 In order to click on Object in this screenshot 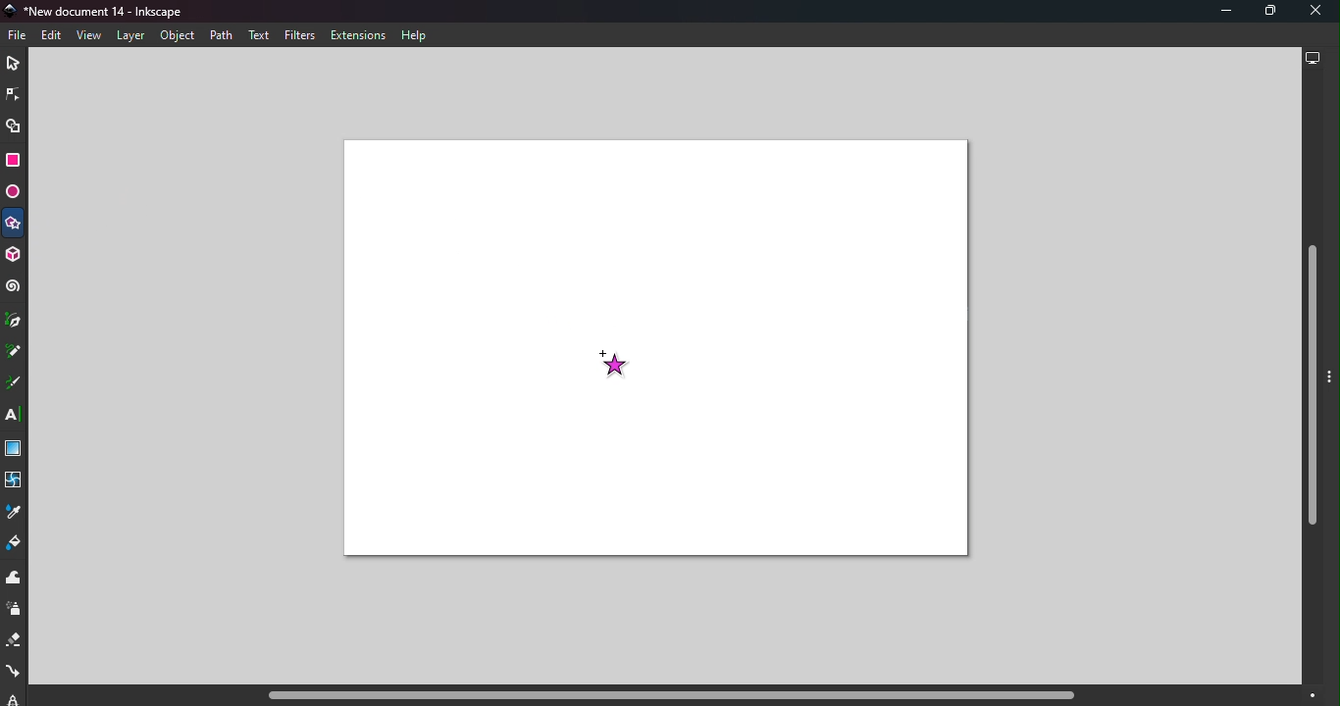, I will do `click(177, 36)`.